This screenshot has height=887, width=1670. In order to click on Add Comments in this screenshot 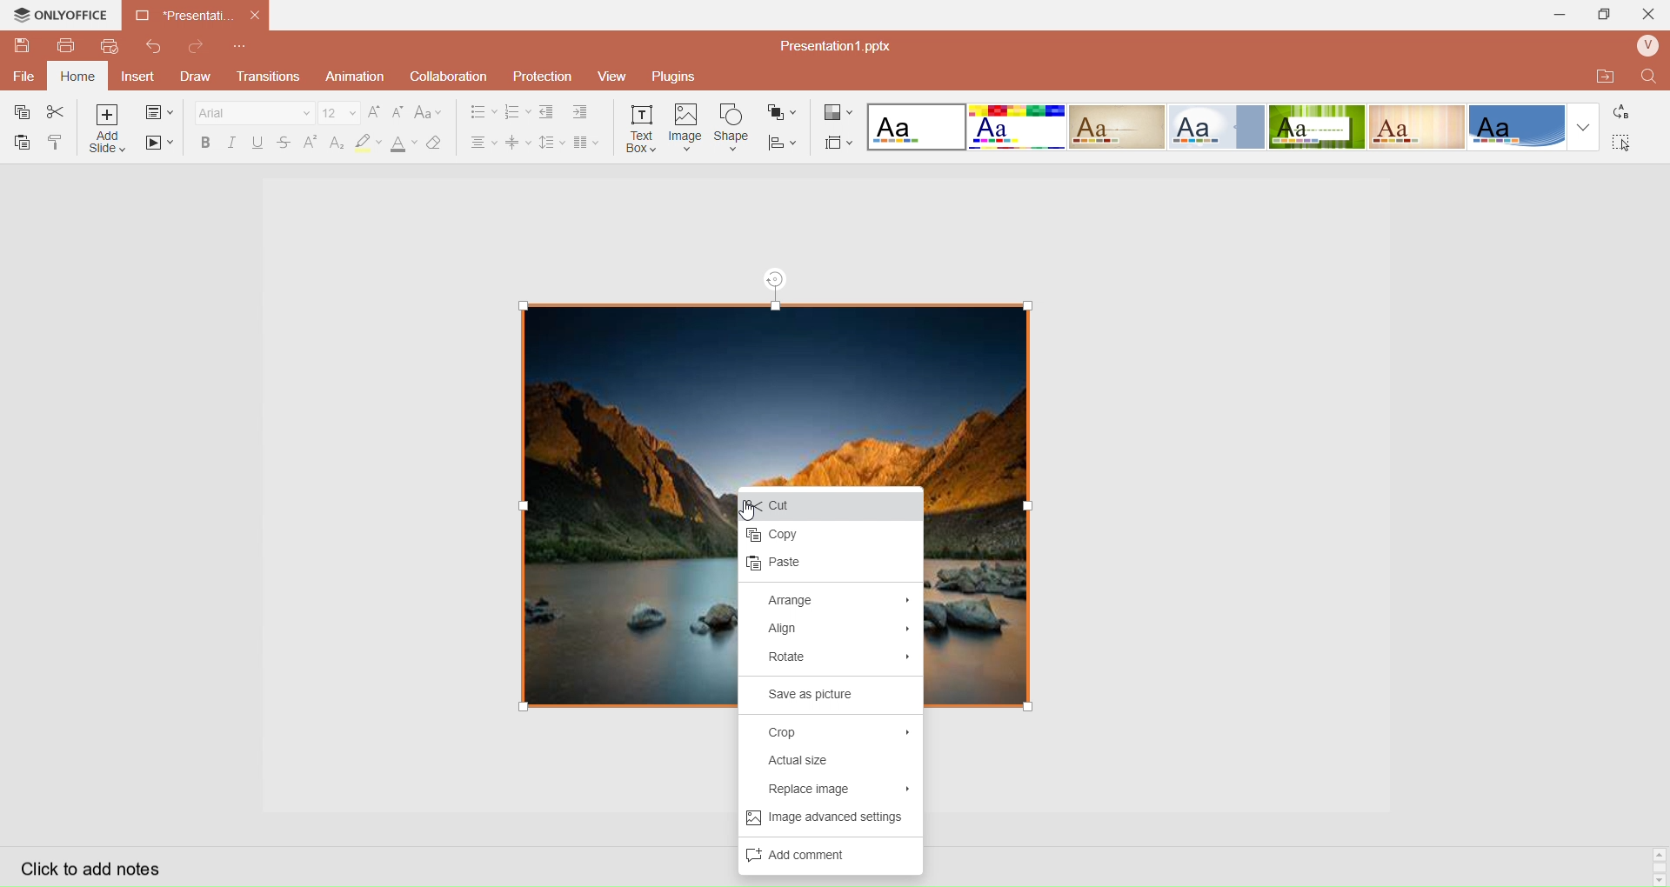, I will do `click(830, 856)`.